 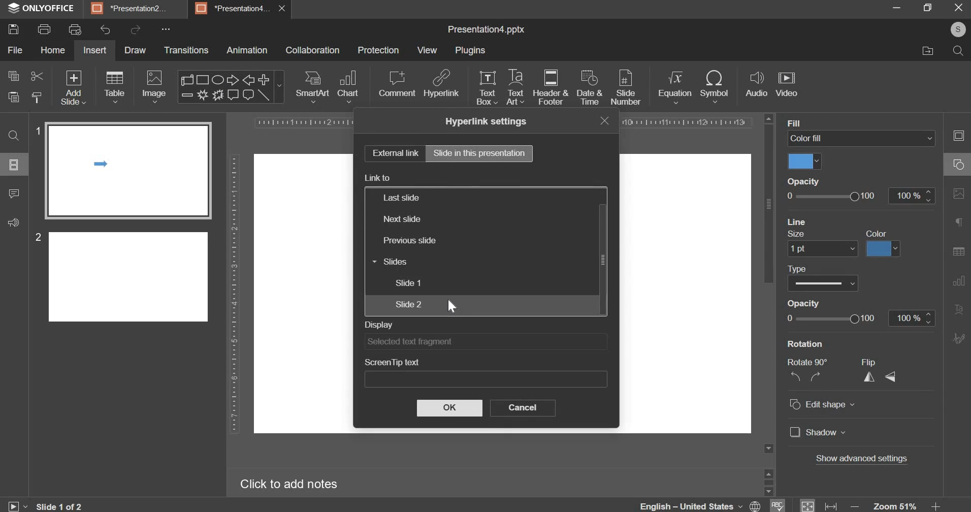 What do you see at coordinates (888, 248) in the screenshot?
I see `` at bounding box center [888, 248].